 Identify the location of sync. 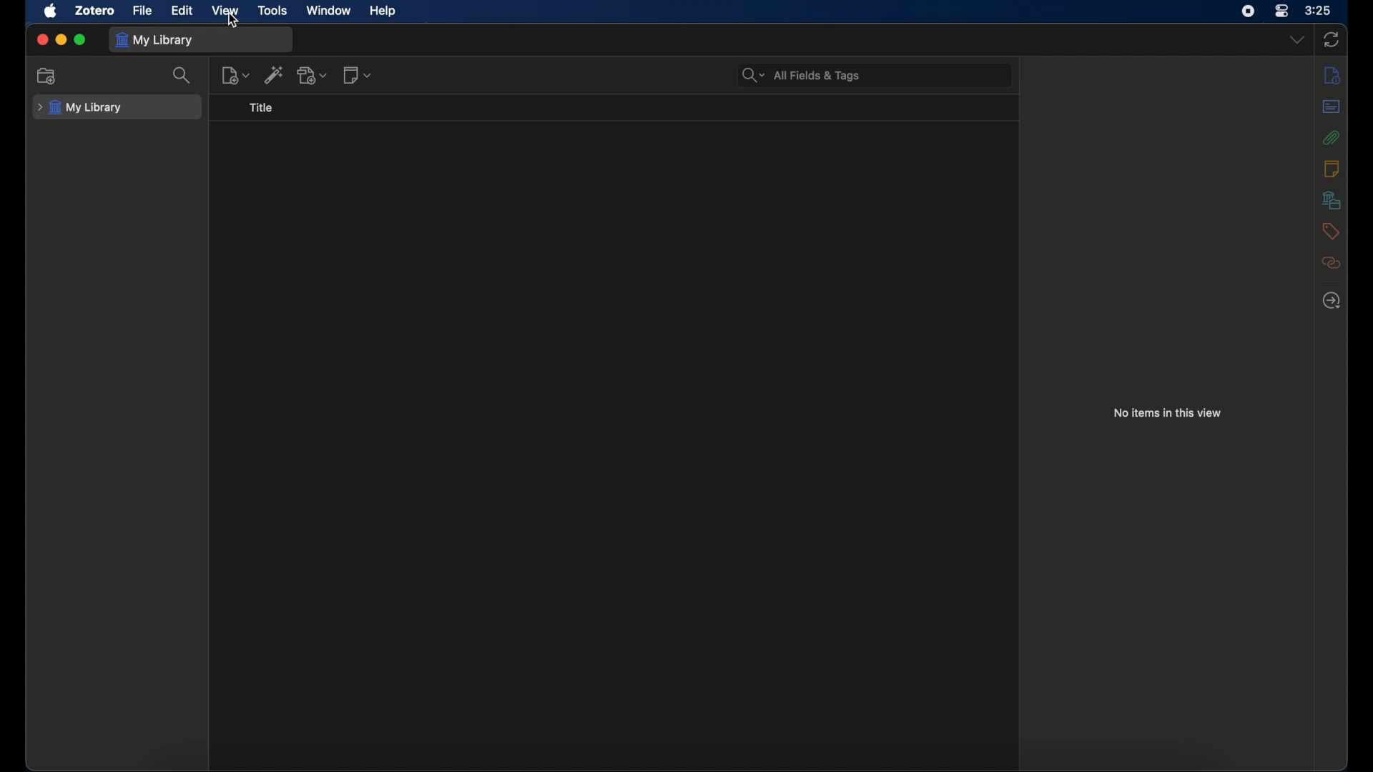
(1331, 40).